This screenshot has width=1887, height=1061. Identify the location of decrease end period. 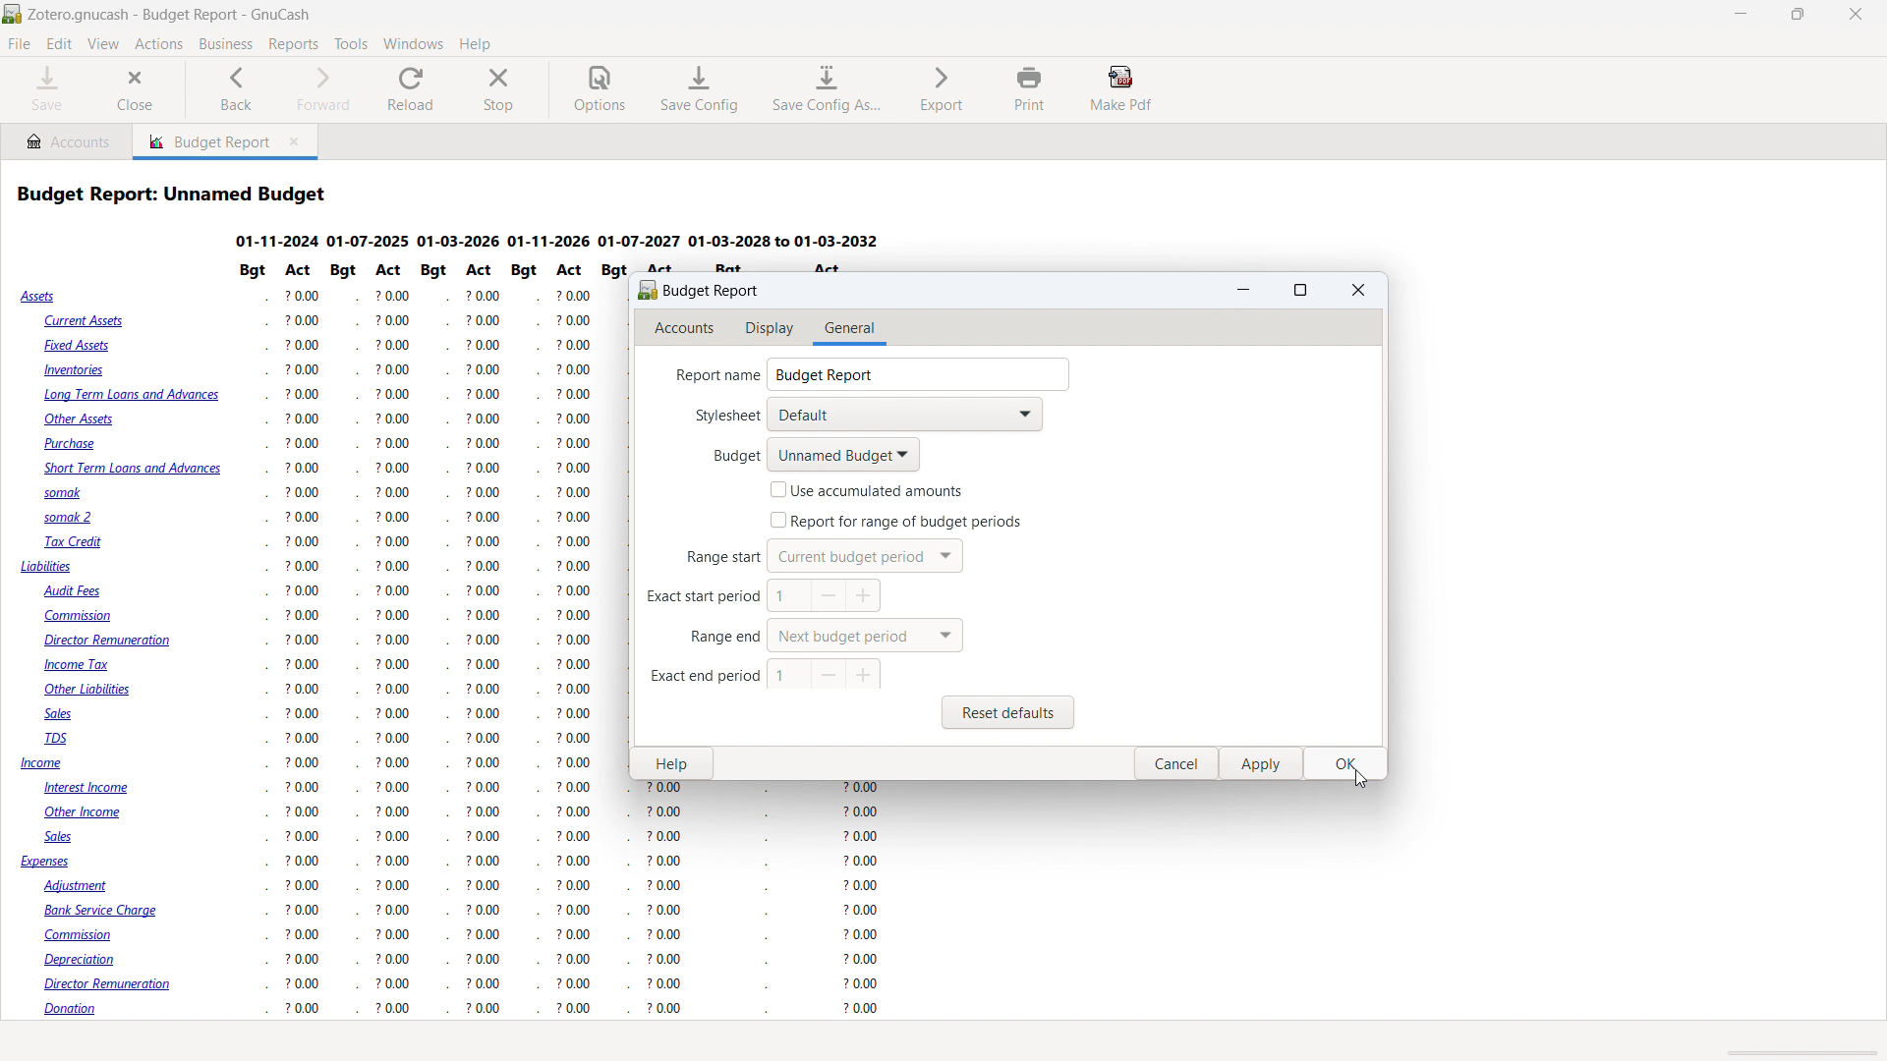
(829, 674).